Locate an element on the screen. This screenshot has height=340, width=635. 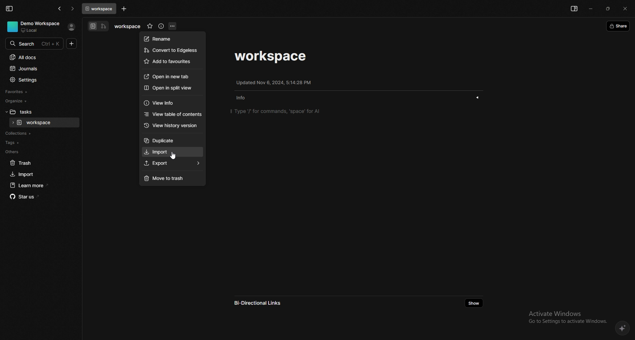
organize is located at coordinates (35, 101).